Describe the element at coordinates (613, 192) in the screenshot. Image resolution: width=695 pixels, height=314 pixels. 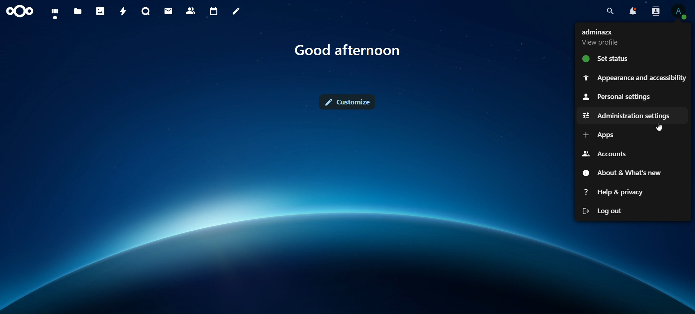
I see `help & privacy` at that location.